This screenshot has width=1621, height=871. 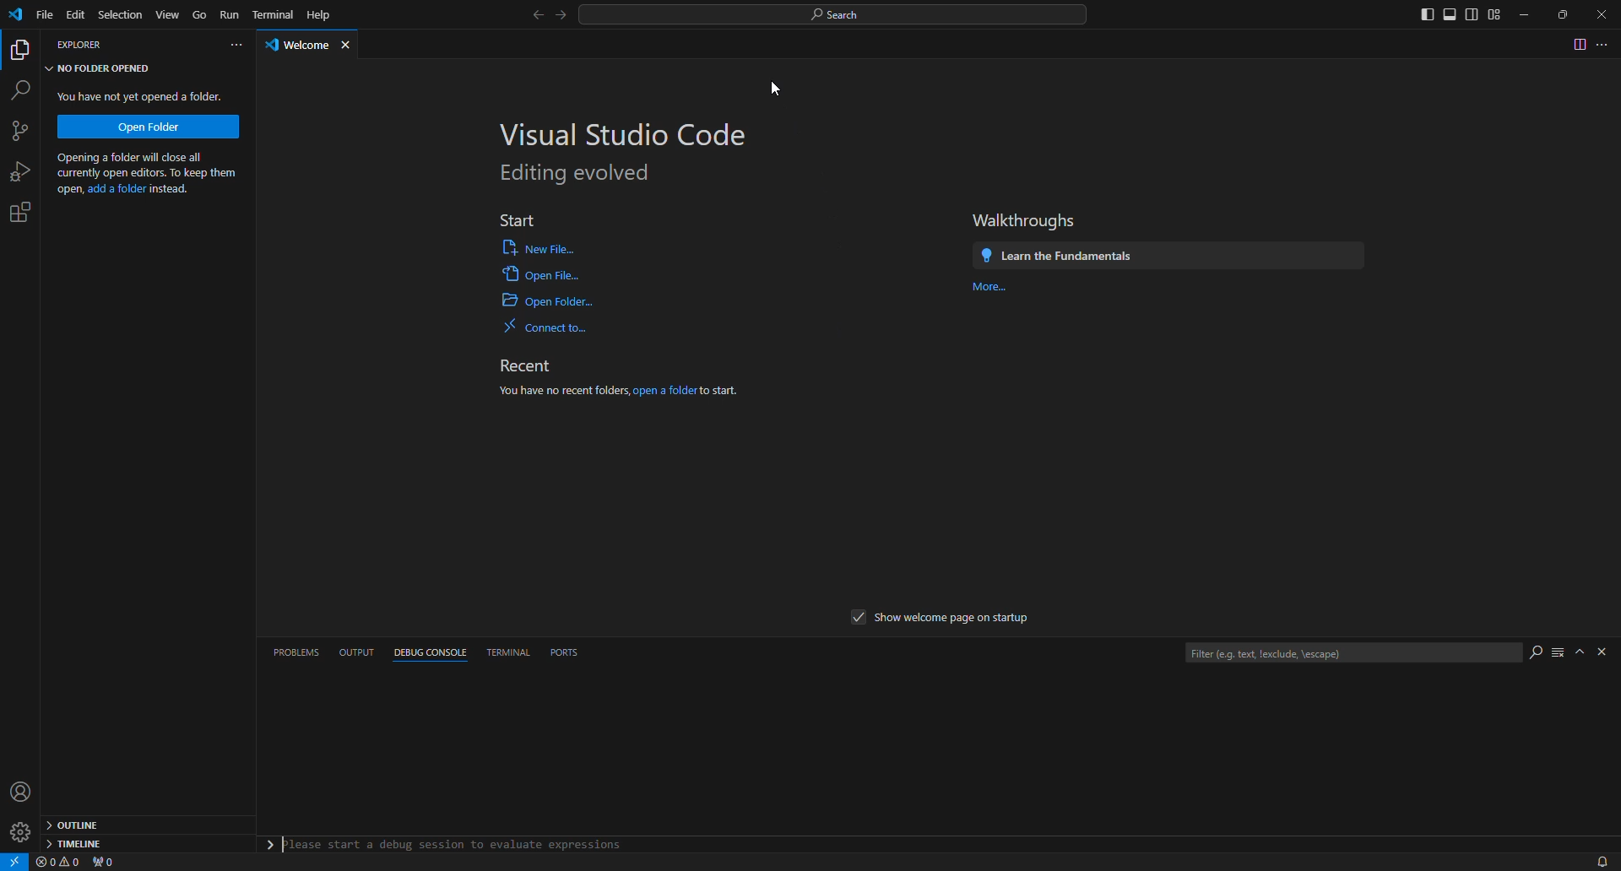 What do you see at coordinates (582, 174) in the screenshot?
I see `Editing evolved` at bounding box center [582, 174].